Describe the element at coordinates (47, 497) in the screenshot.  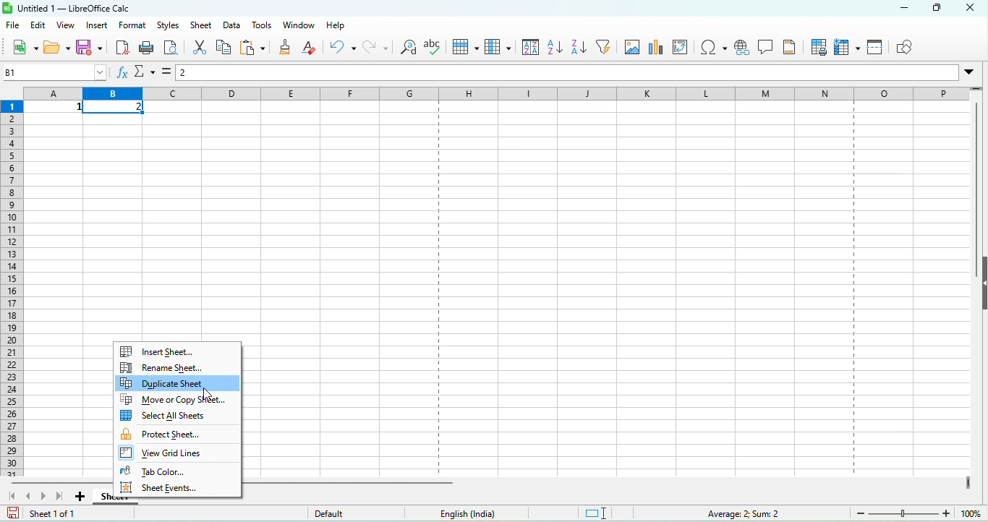
I see `scroll to next sheet` at that location.